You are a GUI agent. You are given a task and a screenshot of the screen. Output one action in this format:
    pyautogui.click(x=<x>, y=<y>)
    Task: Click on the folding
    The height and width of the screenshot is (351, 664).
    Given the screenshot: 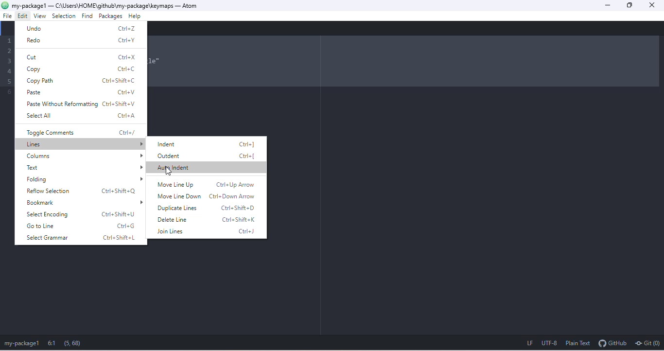 What is the action you would take?
    pyautogui.click(x=83, y=179)
    